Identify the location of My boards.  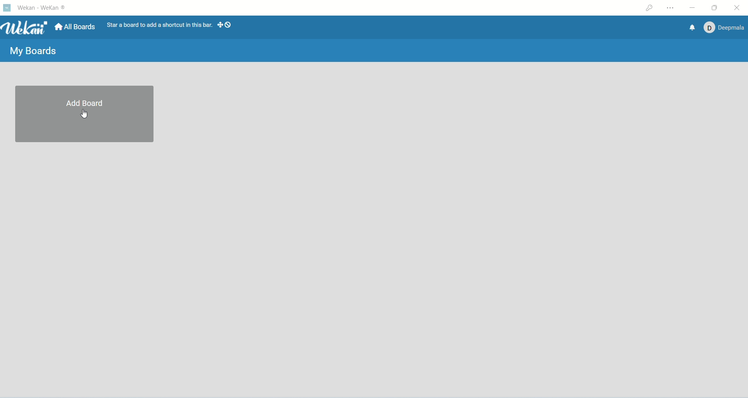
(34, 52).